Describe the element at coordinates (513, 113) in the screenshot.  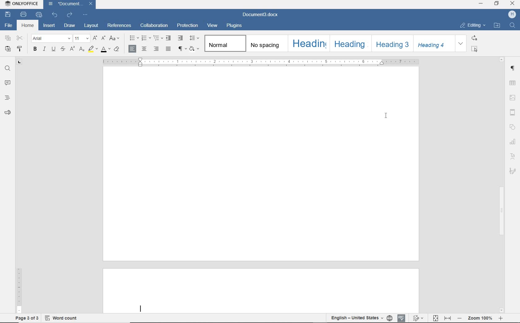
I see `HEADER & FOOTER` at that location.